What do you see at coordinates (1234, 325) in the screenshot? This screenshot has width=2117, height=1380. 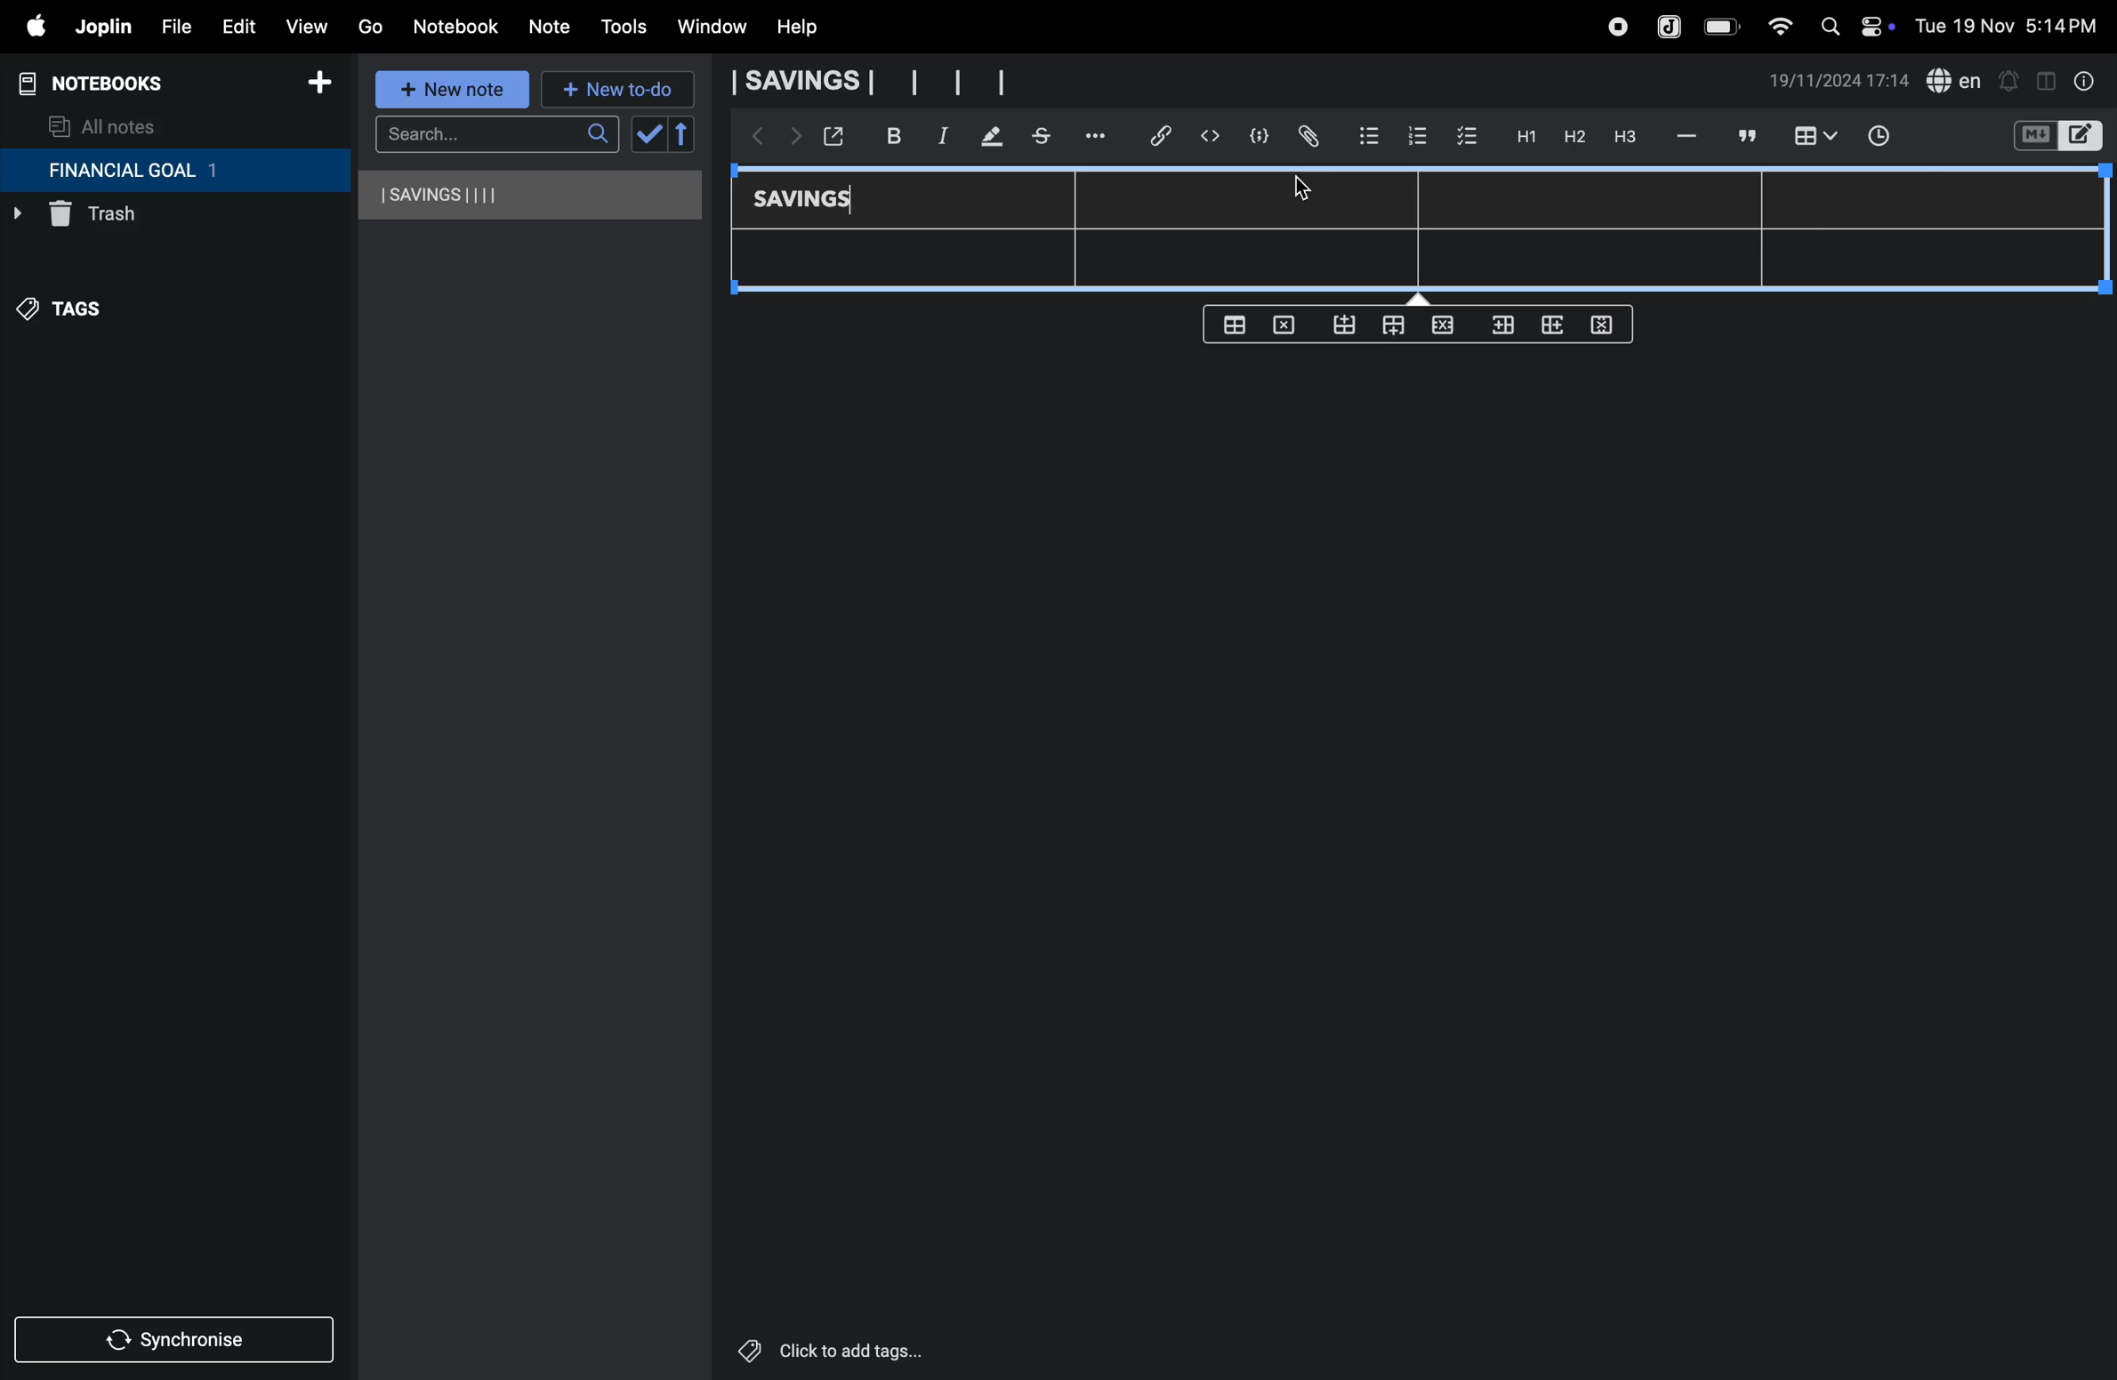 I see `create table` at bounding box center [1234, 325].